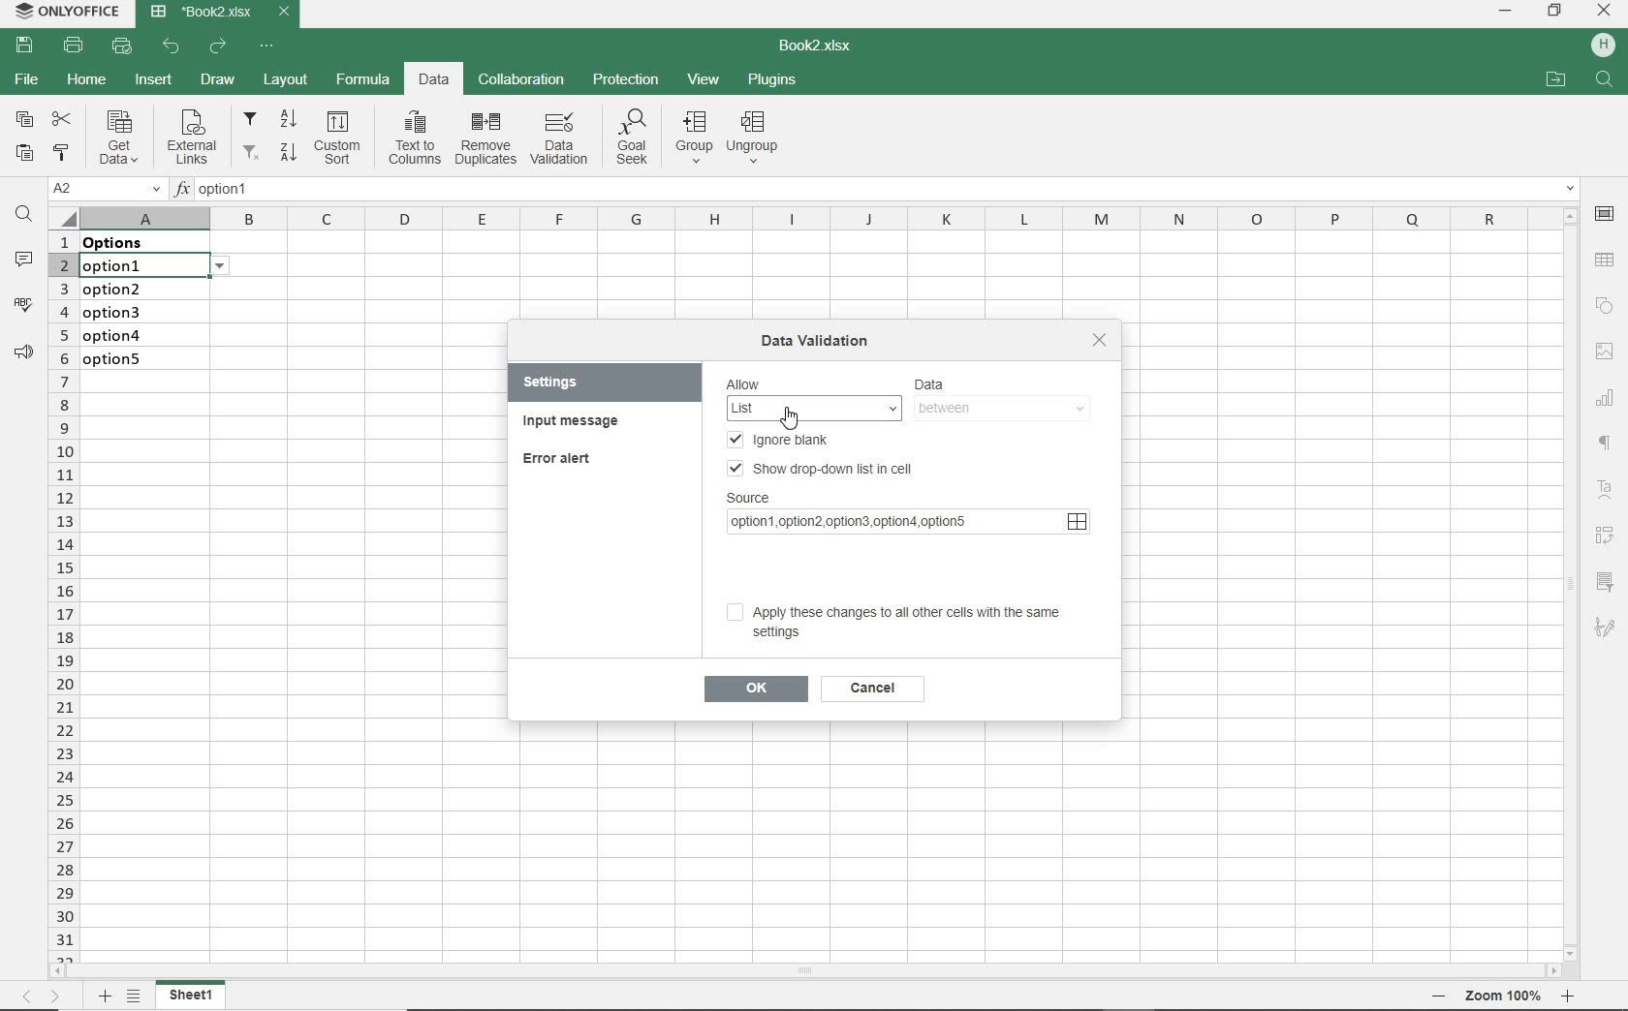 The width and height of the screenshot is (1628, 1011). What do you see at coordinates (436, 81) in the screenshot?
I see `DATA` at bounding box center [436, 81].